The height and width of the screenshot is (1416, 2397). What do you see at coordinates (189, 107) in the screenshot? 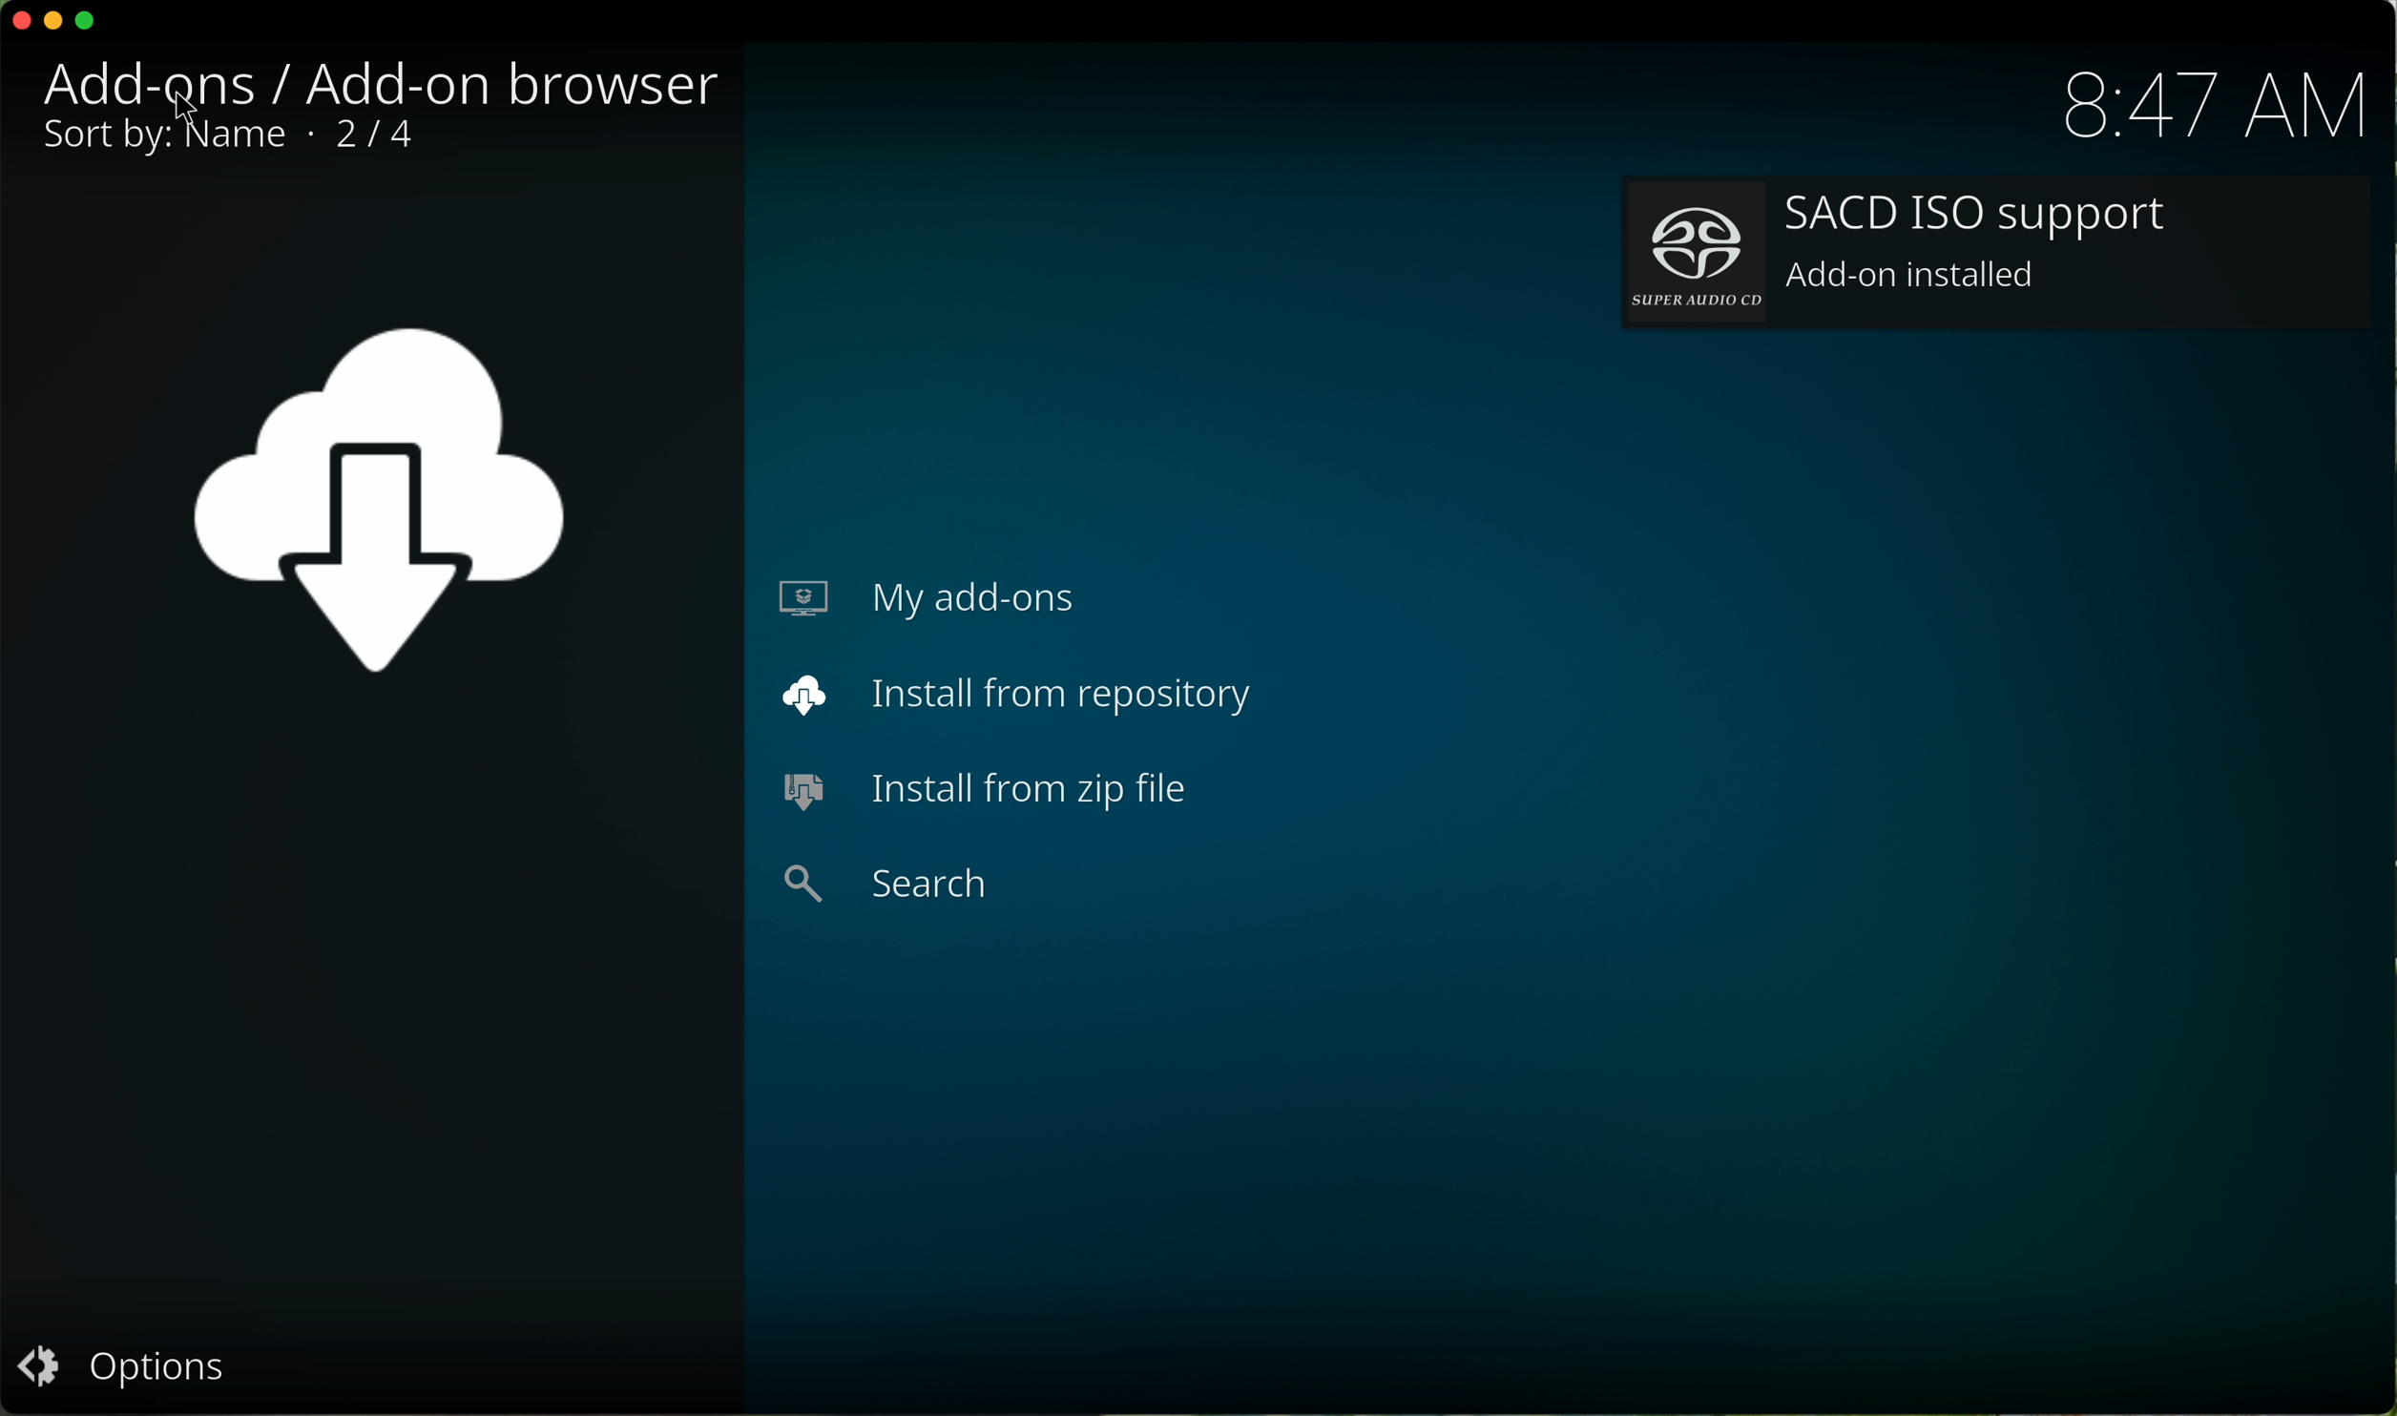
I see `mouse` at bounding box center [189, 107].